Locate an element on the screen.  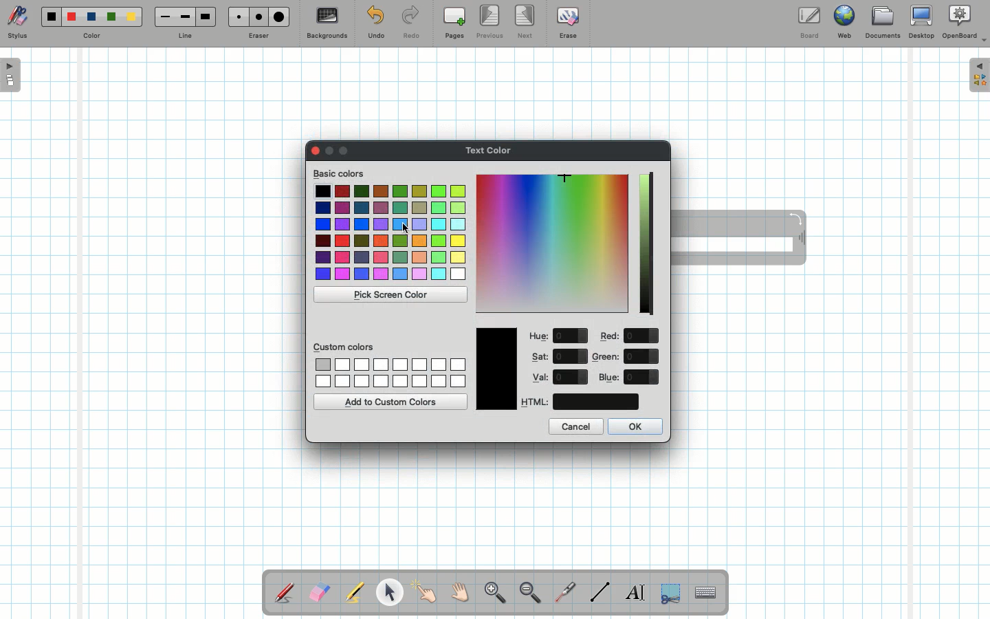
Board is located at coordinates (808, 23).